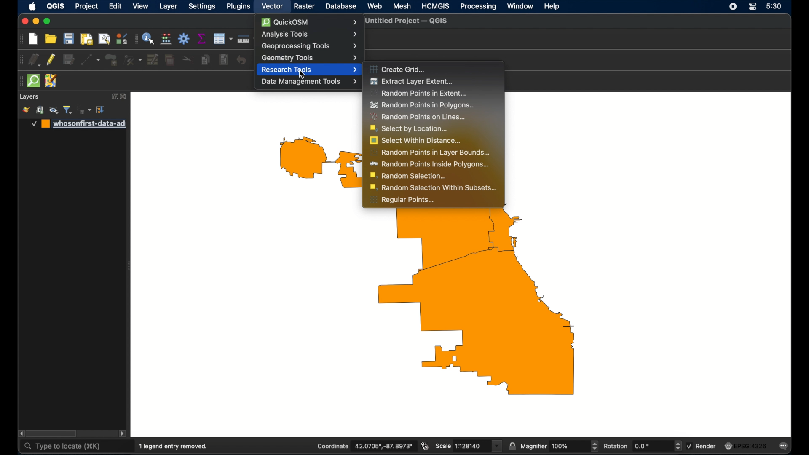 The height and width of the screenshot is (455, 809). I want to click on random points in layer bounds, so click(429, 152).